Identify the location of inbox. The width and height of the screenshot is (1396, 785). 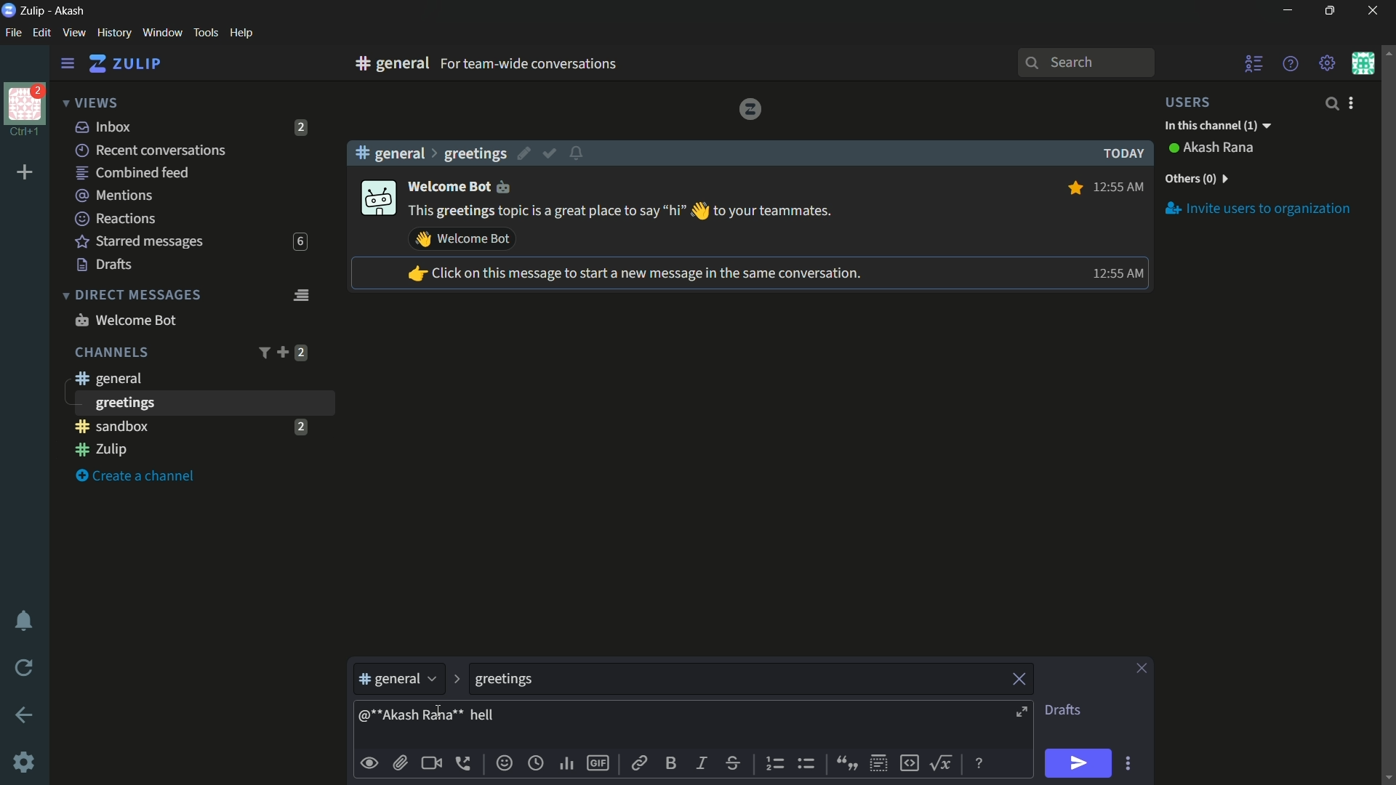
(104, 126).